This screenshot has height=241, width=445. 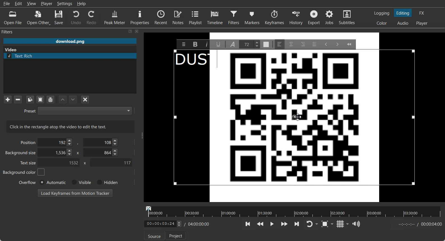 I want to click on Italic, so click(x=206, y=44).